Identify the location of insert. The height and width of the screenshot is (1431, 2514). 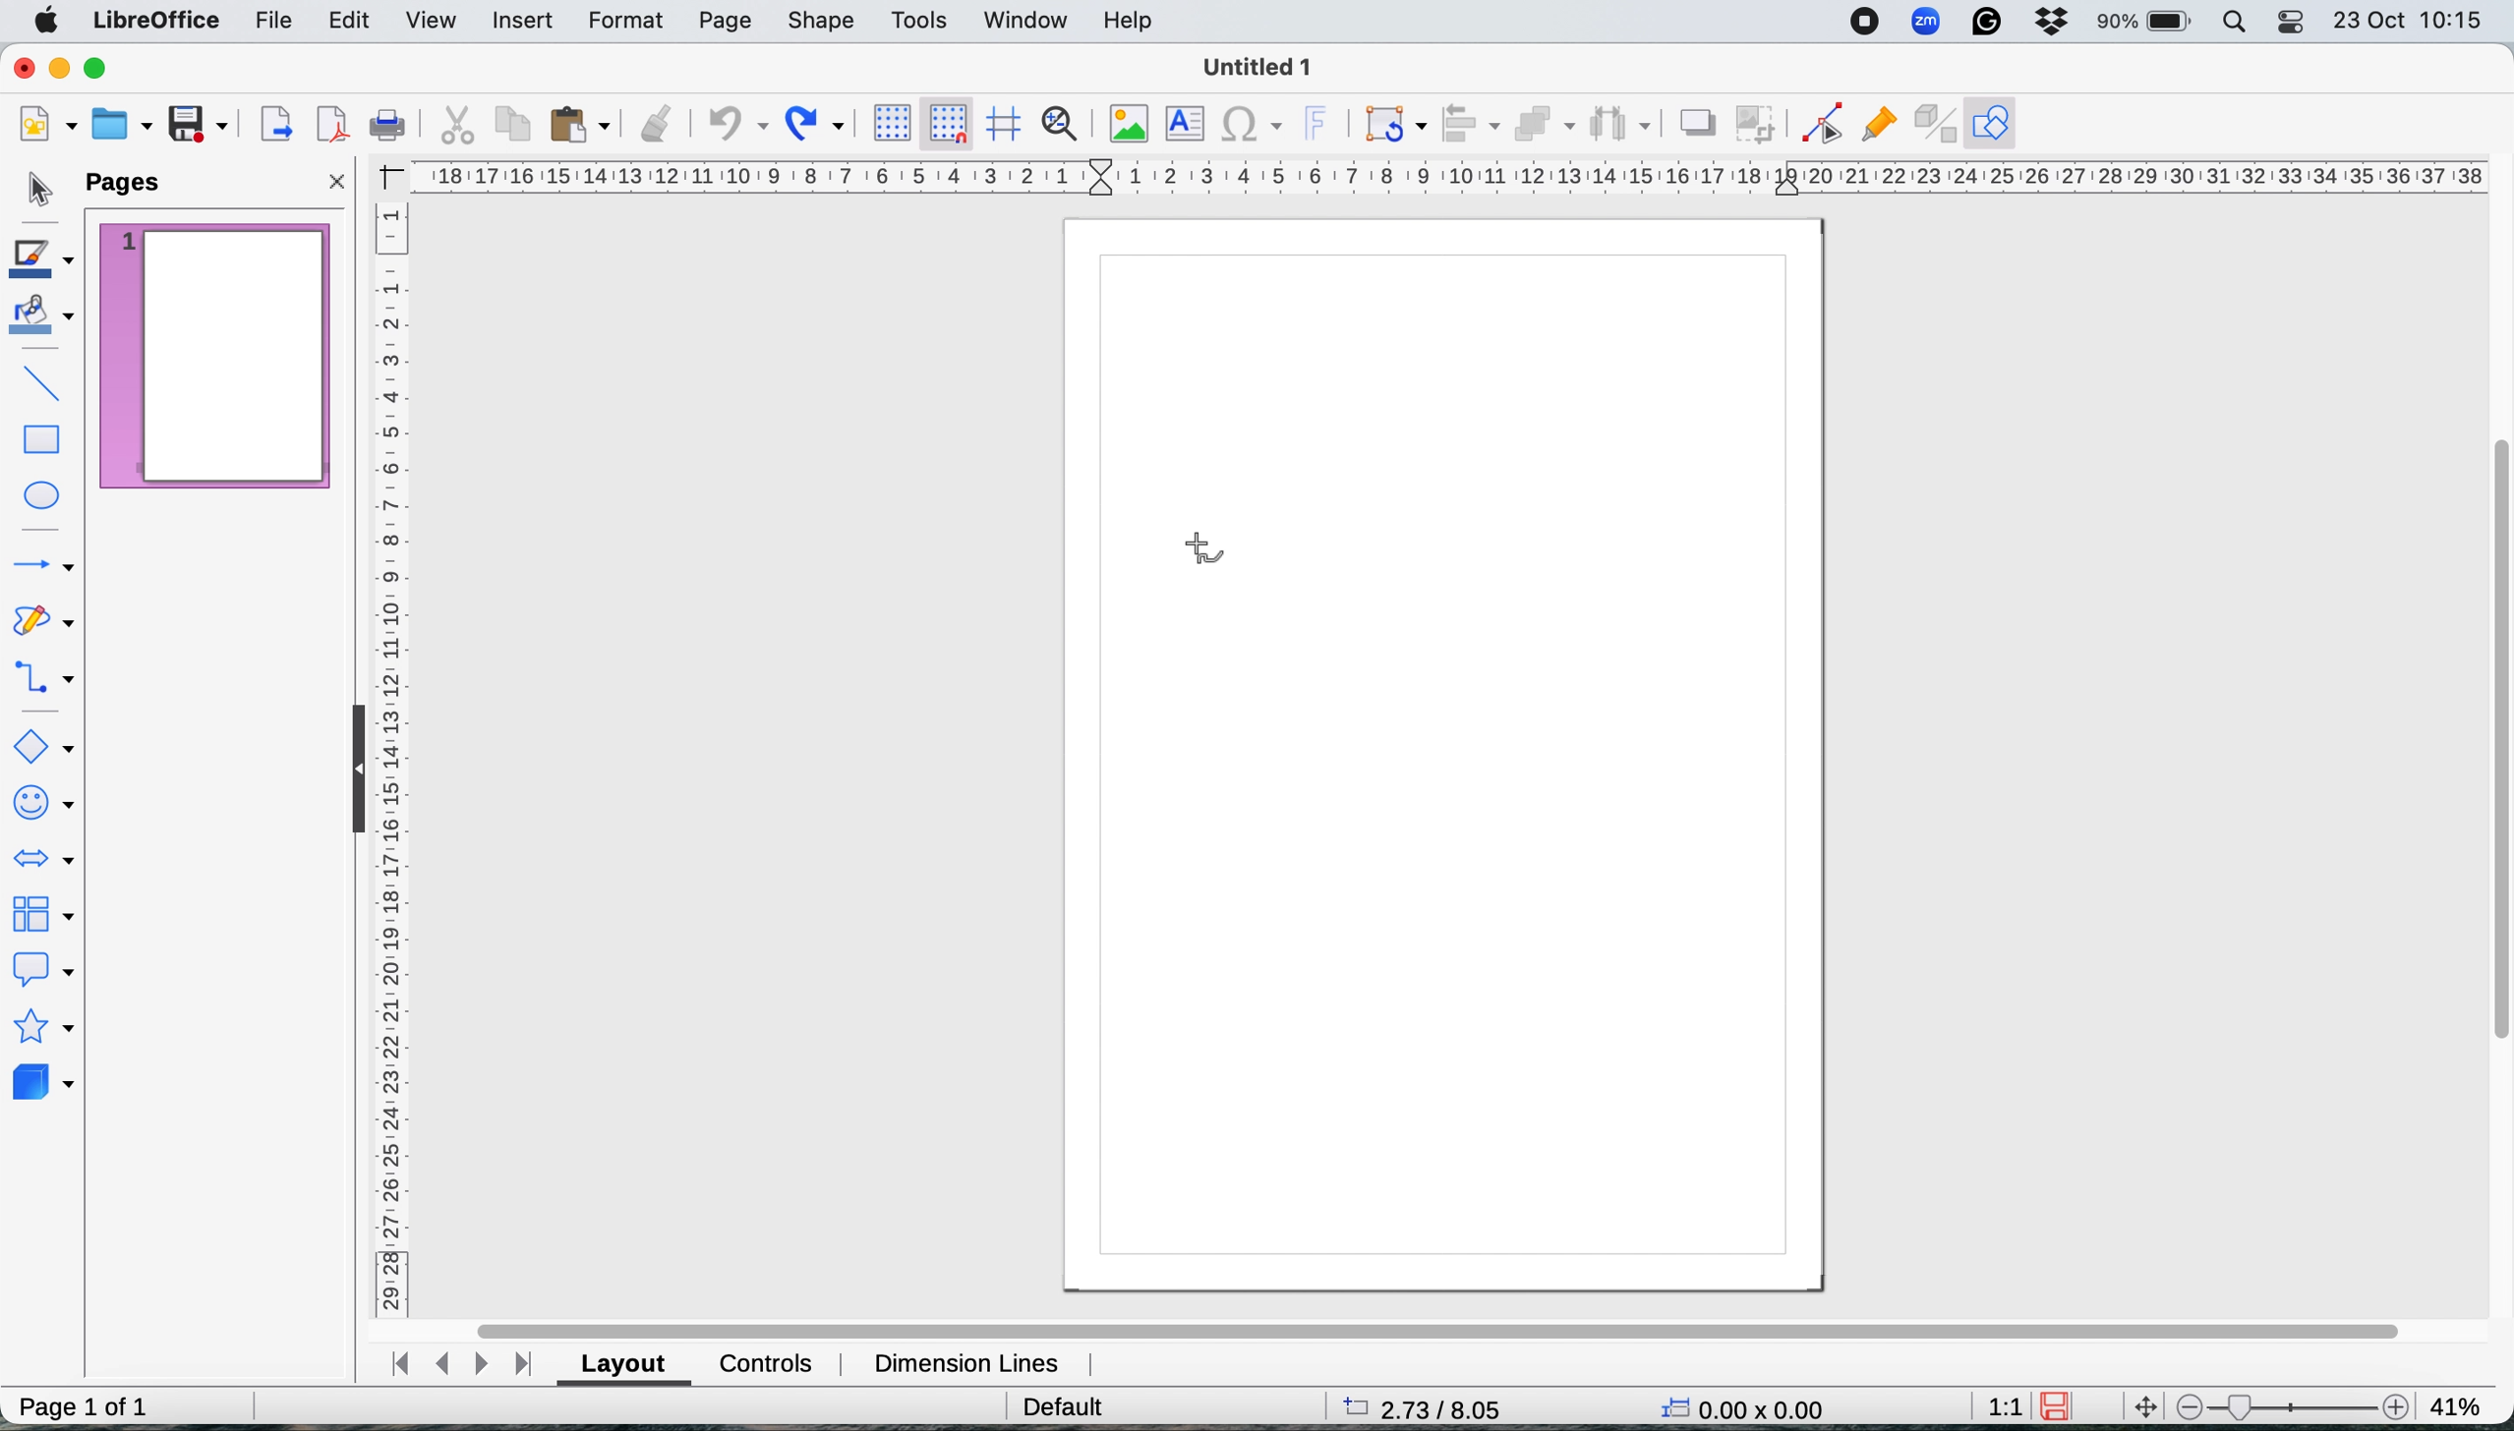
(525, 23).